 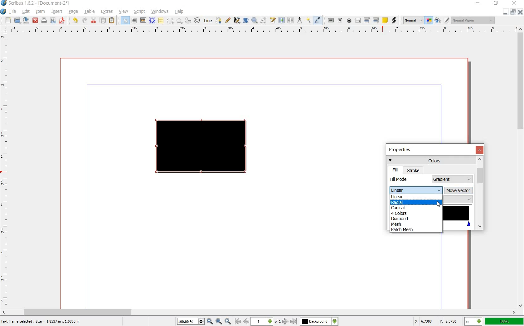 I want to click on copy item properties, so click(x=309, y=20).